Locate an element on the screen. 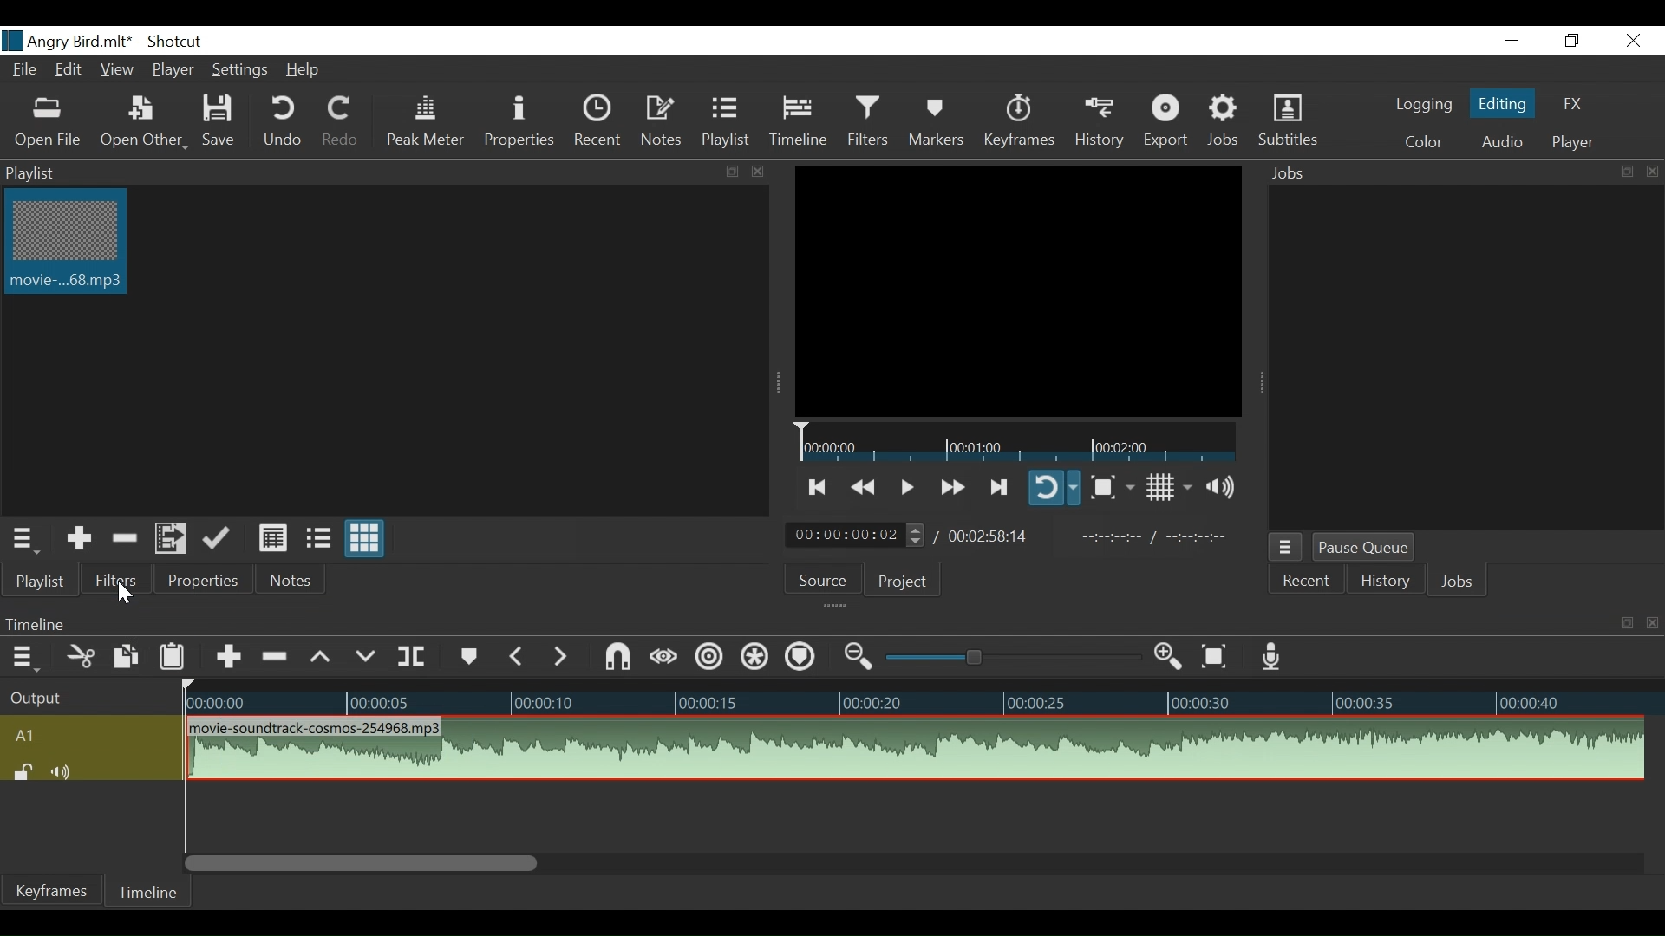 Image resolution: width=1665 pixels, height=936 pixels. minimize is located at coordinates (1510, 41).